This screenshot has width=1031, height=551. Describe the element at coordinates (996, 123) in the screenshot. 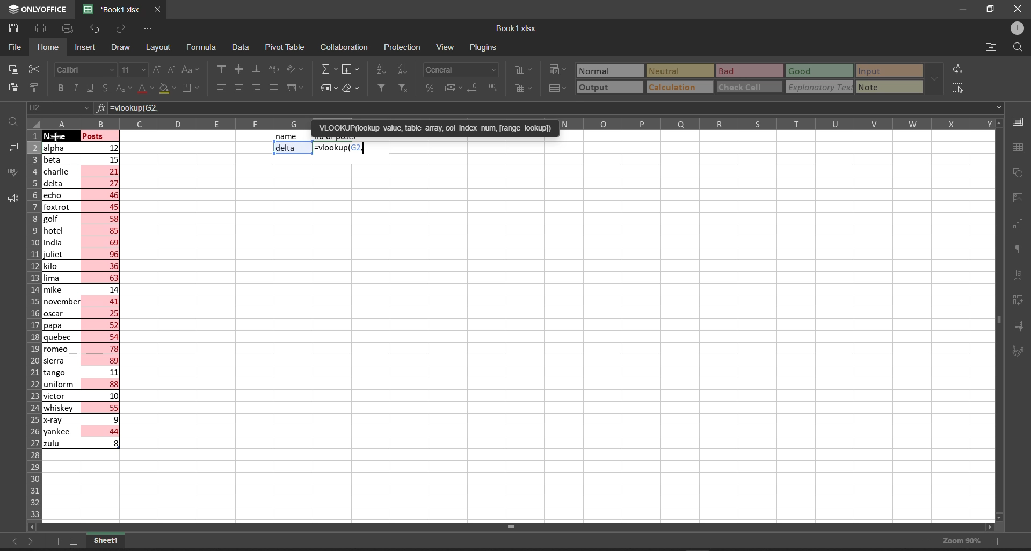

I see `scroll up` at that location.